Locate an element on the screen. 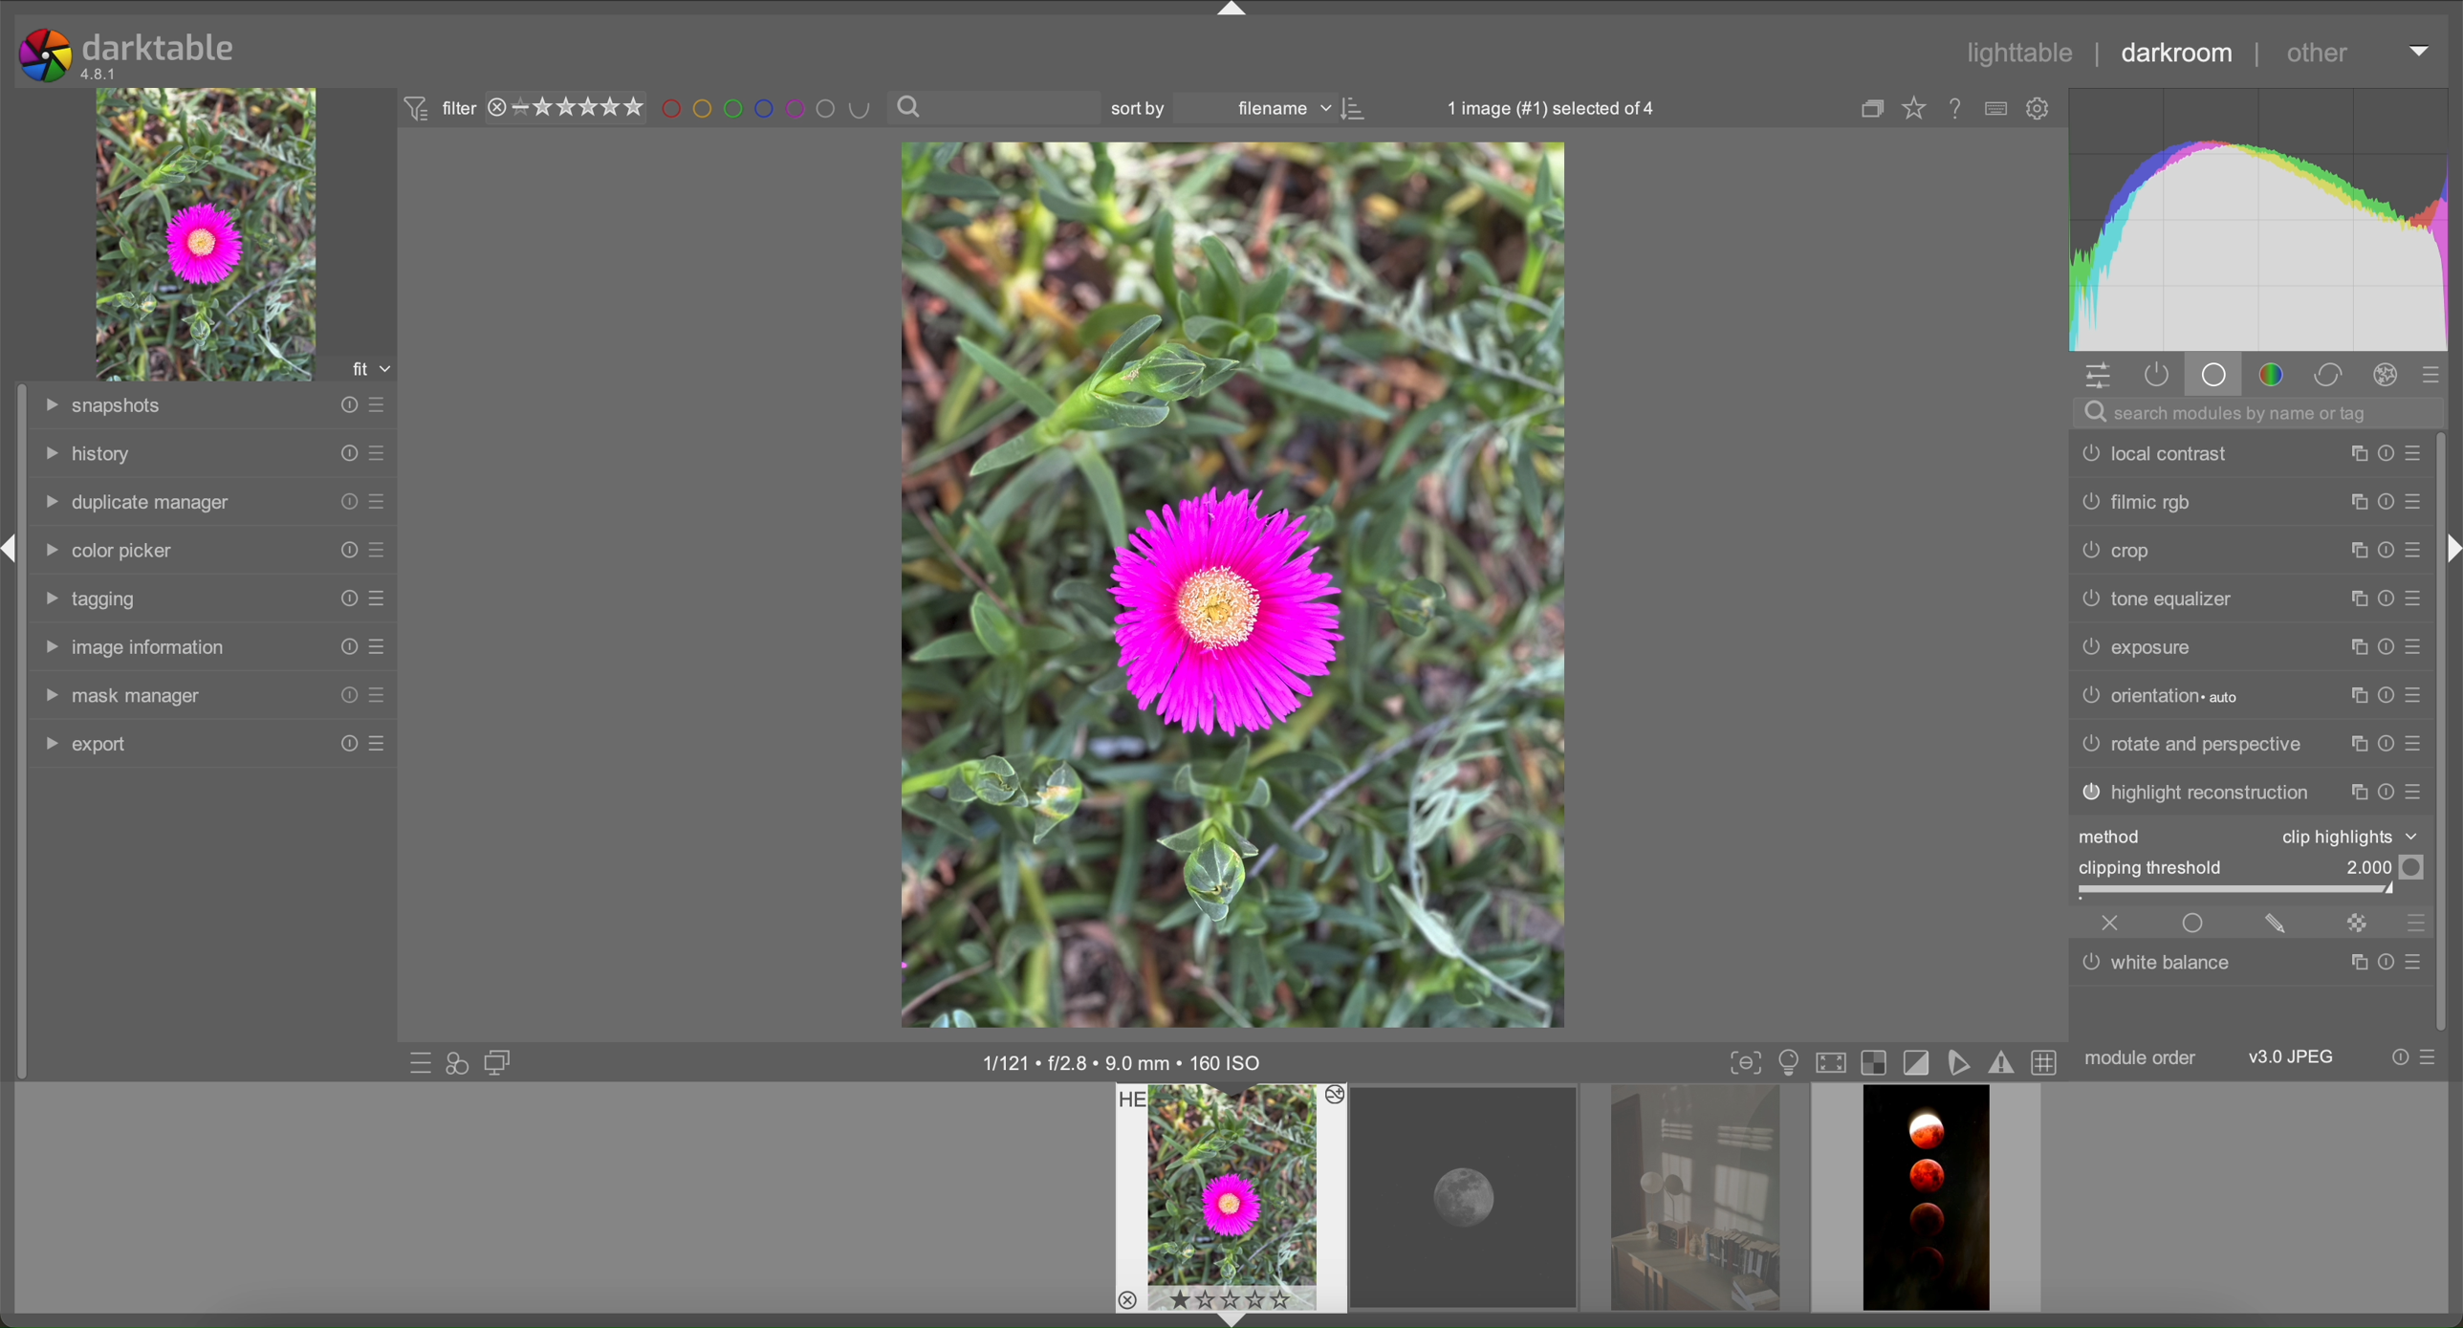  enable is located at coordinates (2195, 922).